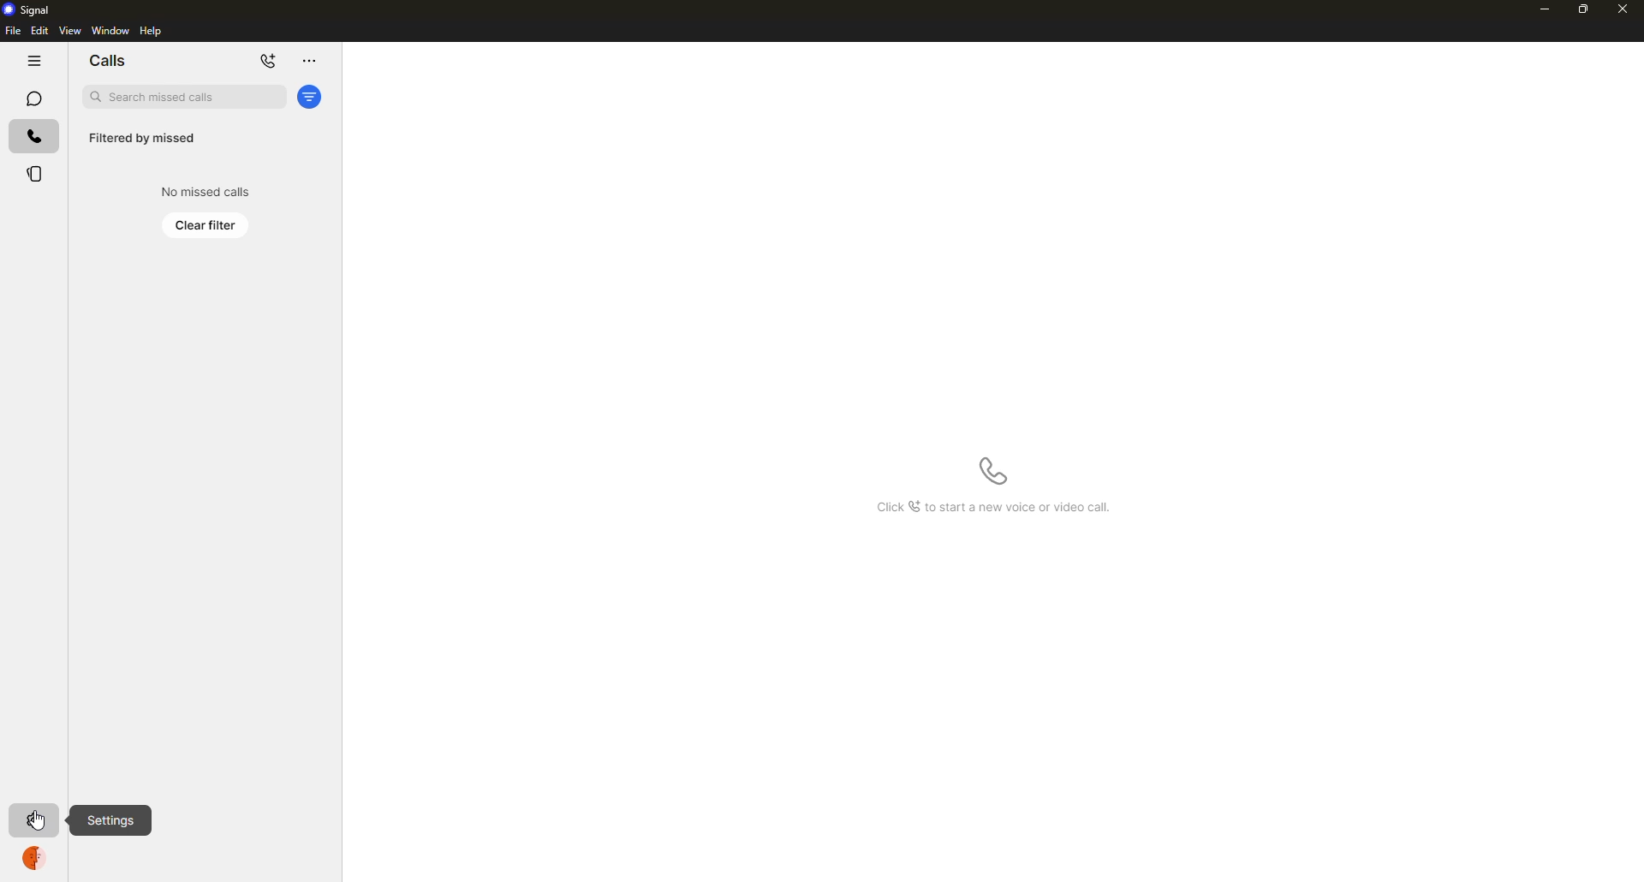 The image size is (1644, 882). Describe the element at coordinates (36, 174) in the screenshot. I see `stories` at that location.